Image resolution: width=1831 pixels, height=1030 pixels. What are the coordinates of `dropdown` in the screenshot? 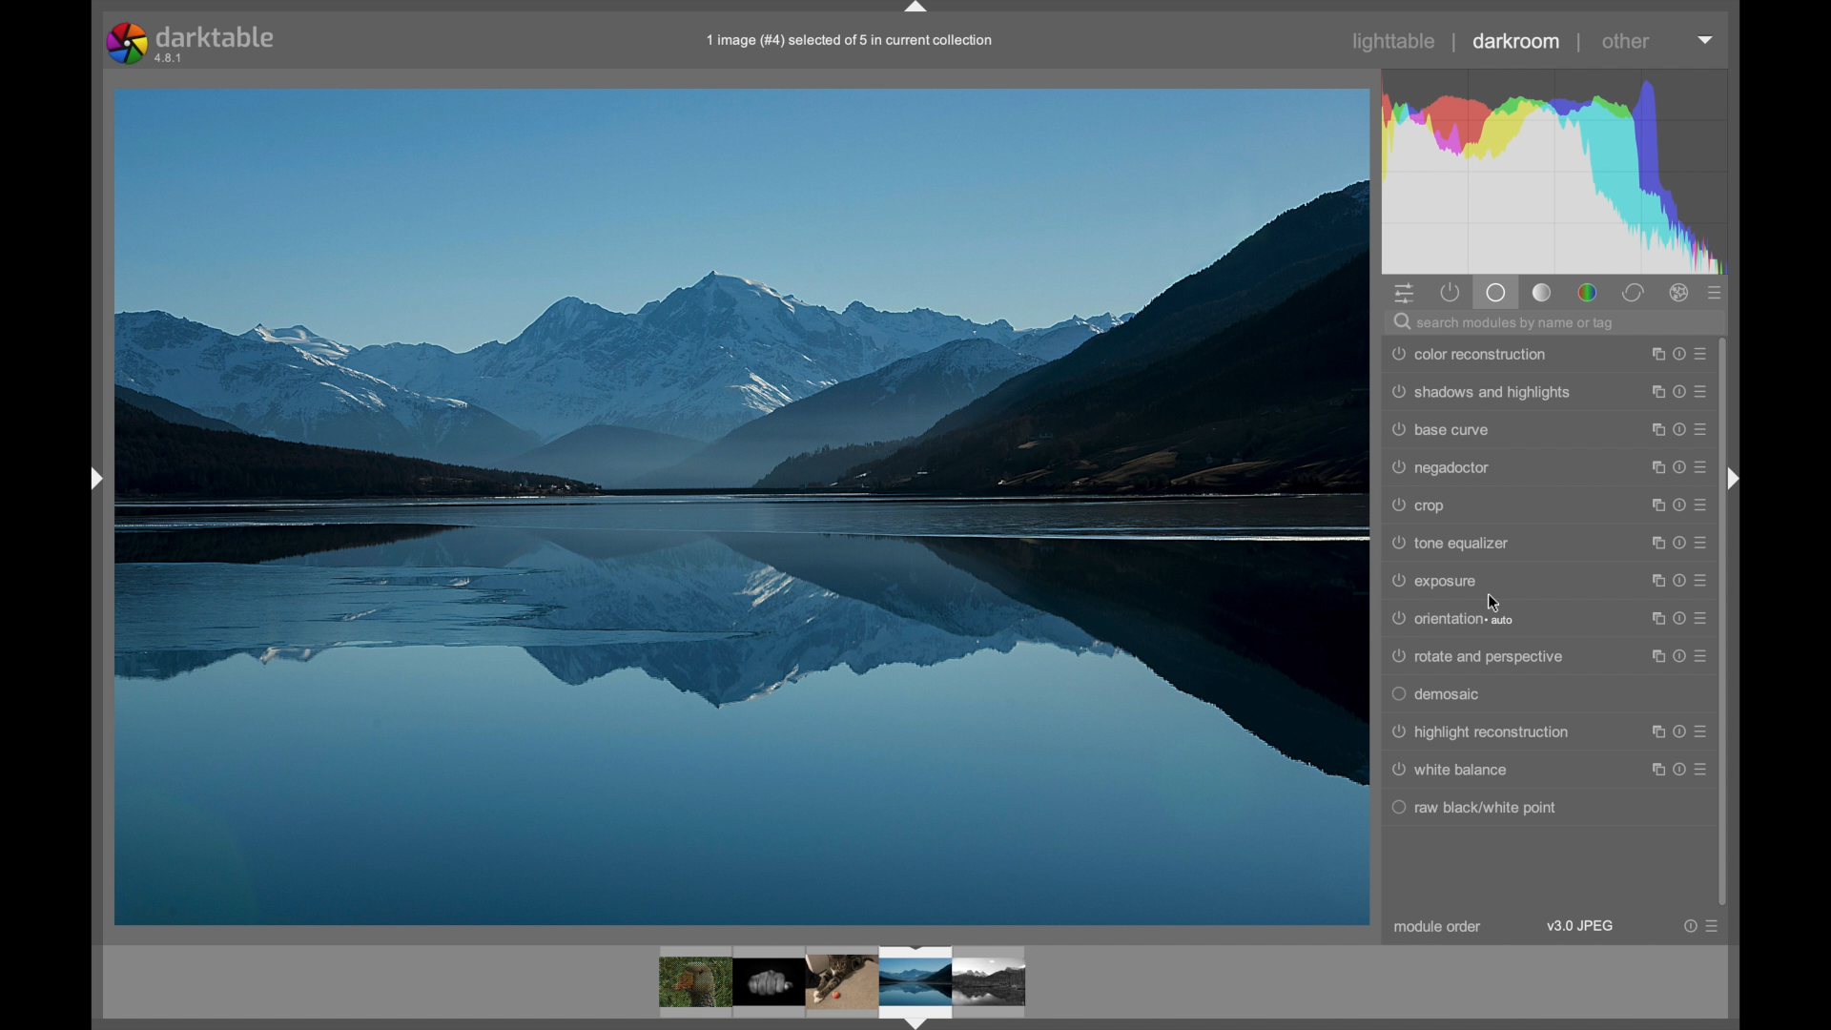 It's located at (1705, 39).